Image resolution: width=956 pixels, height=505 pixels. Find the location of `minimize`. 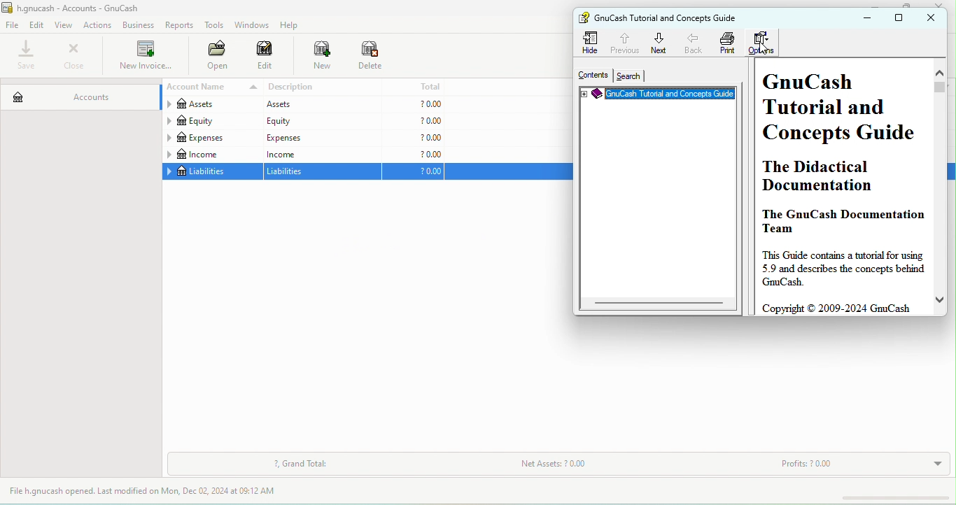

minimize is located at coordinates (864, 18).